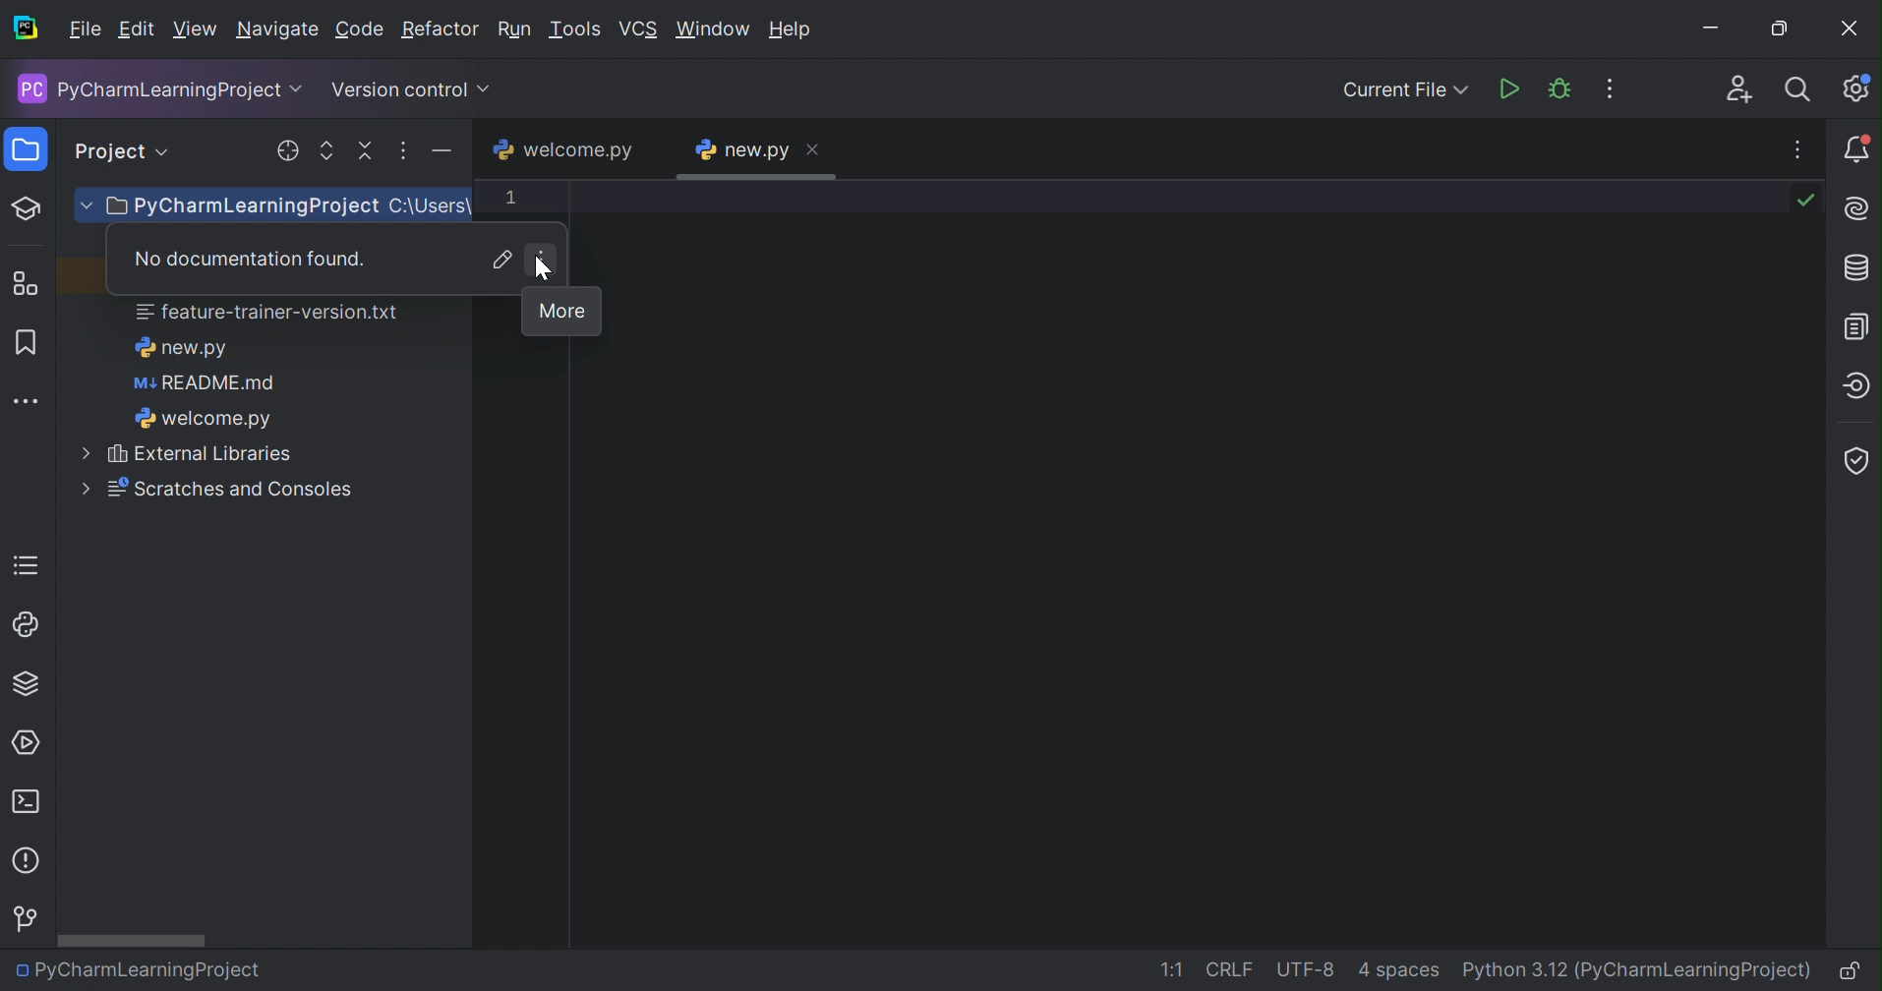  I want to click on More, so click(543, 260).